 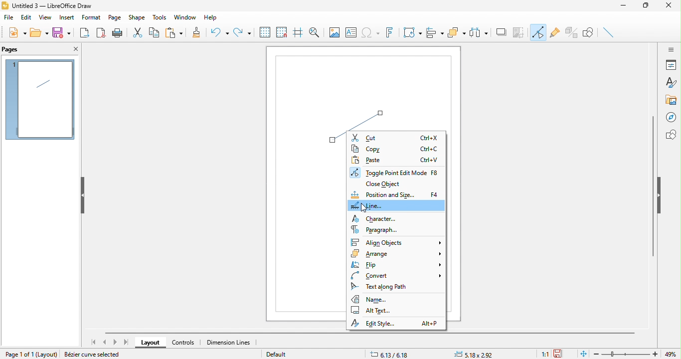 What do you see at coordinates (412, 32) in the screenshot?
I see `transformation` at bounding box center [412, 32].